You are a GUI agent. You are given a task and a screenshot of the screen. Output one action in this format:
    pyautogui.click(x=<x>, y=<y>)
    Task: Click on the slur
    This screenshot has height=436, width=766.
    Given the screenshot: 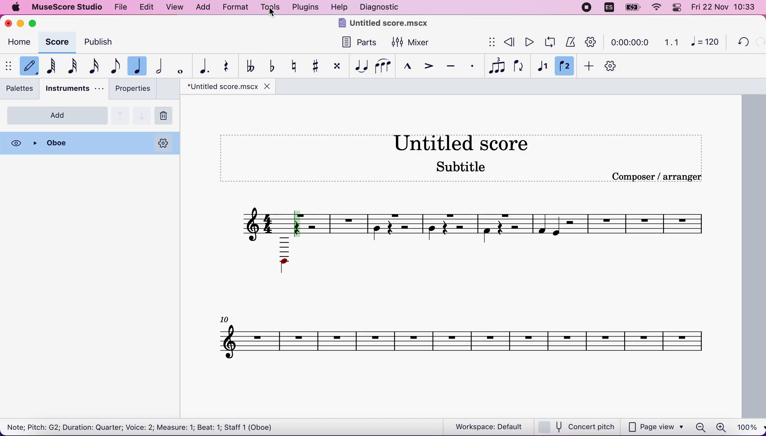 What is the action you would take?
    pyautogui.click(x=386, y=66)
    